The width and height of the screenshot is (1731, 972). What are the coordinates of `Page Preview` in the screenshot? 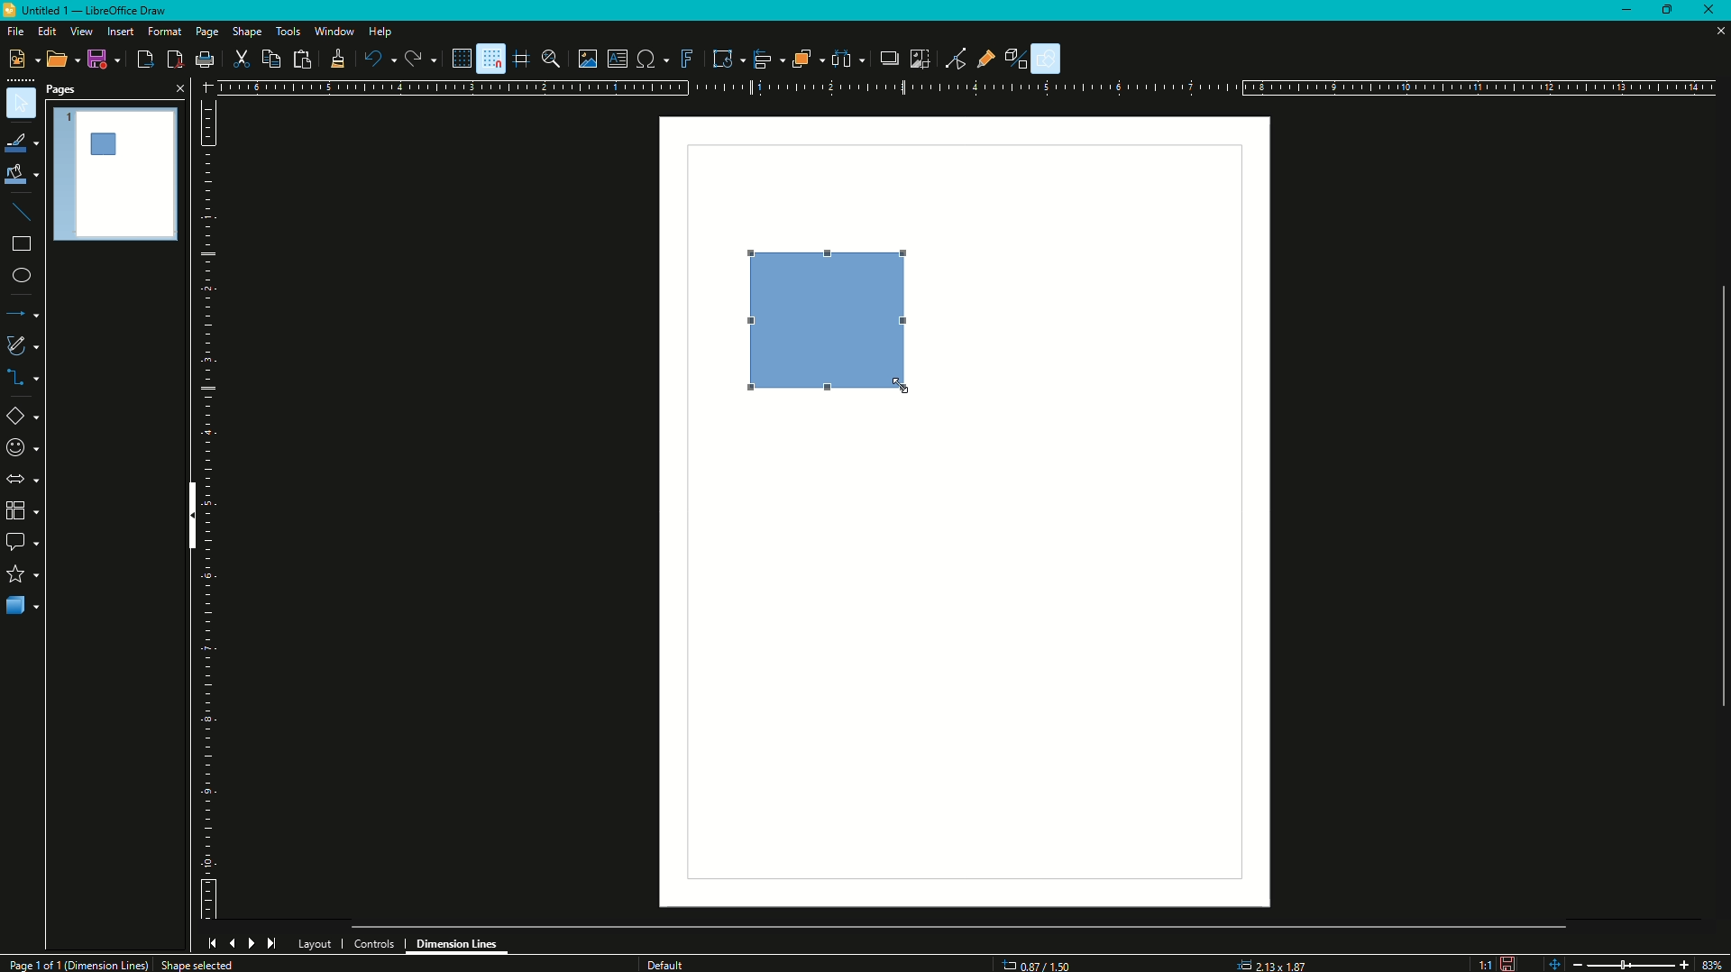 It's located at (116, 171).